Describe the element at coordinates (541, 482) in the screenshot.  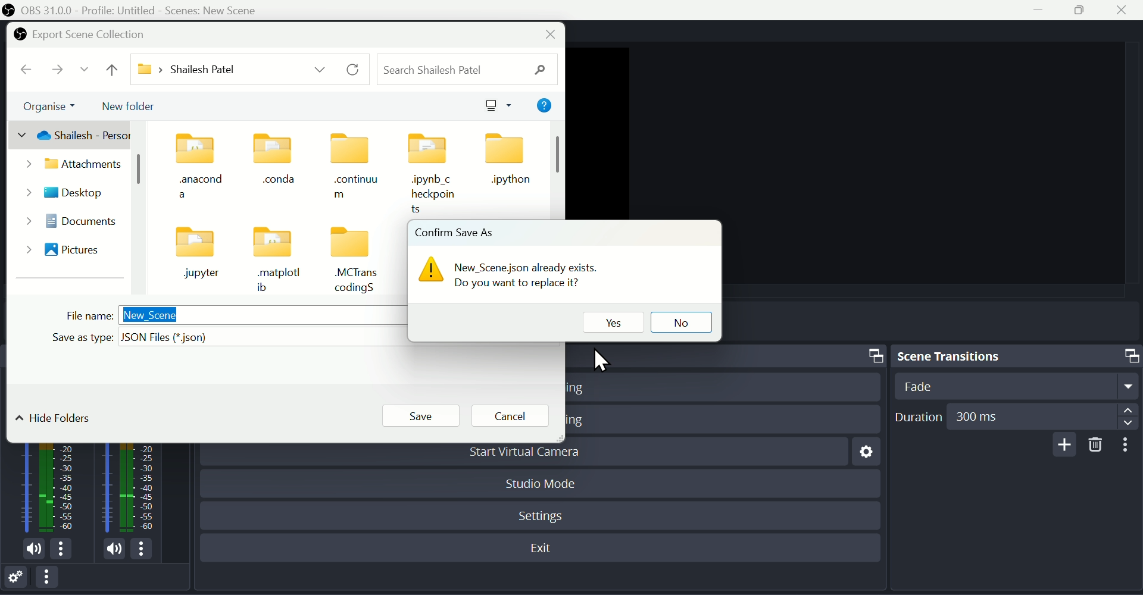
I see `Studio mode` at that location.